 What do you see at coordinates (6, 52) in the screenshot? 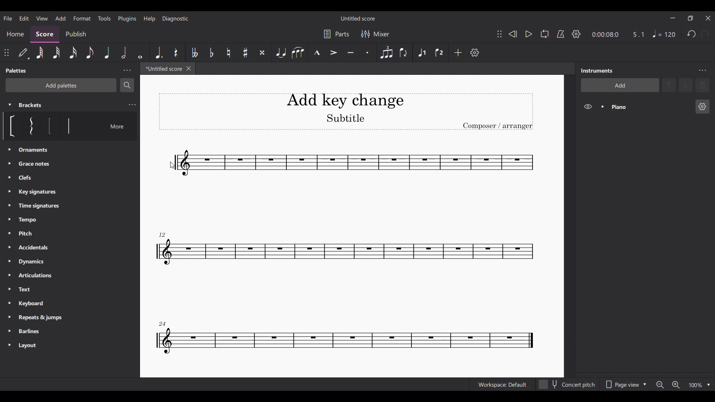
I see `Change position of toolbar` at bounding box center [6, 52].